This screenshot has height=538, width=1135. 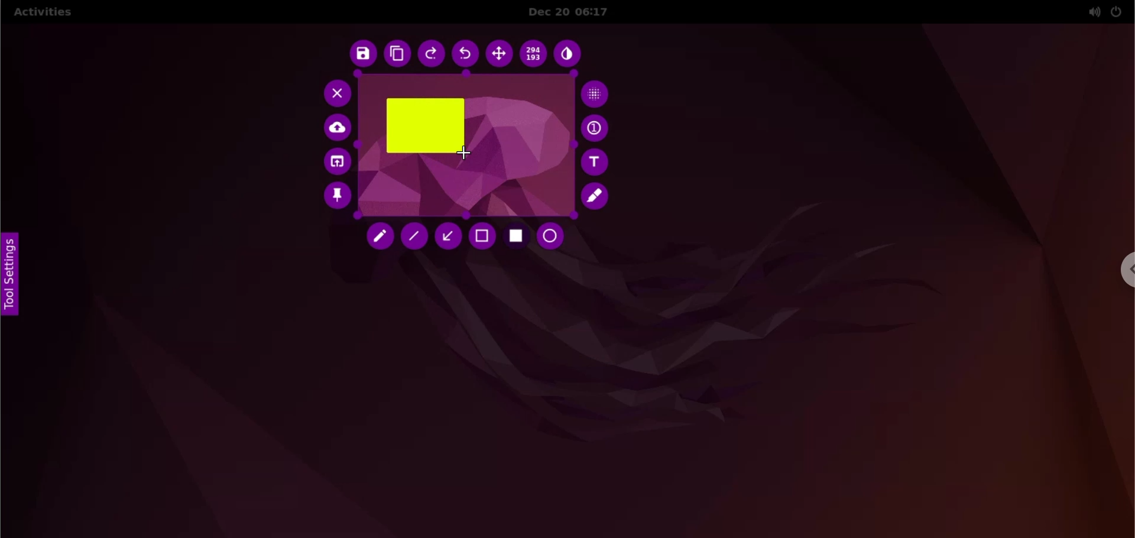 What do you see at coordinates (1091, 12) in the screenshot?
I see `sound options` at bounding box center [1091, 12].